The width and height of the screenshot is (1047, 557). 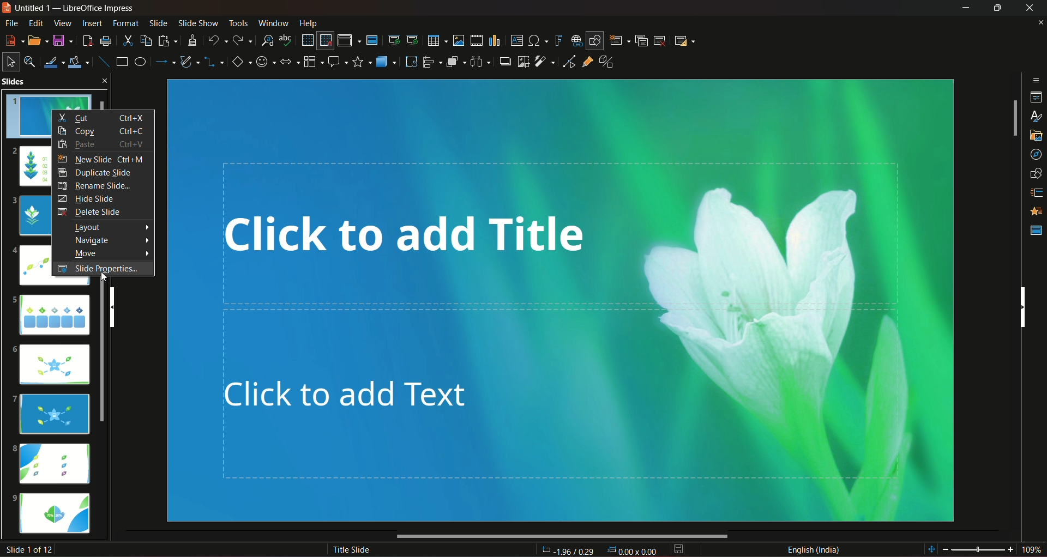 I want to click on ctrl+c, so click(x=135, y=131).